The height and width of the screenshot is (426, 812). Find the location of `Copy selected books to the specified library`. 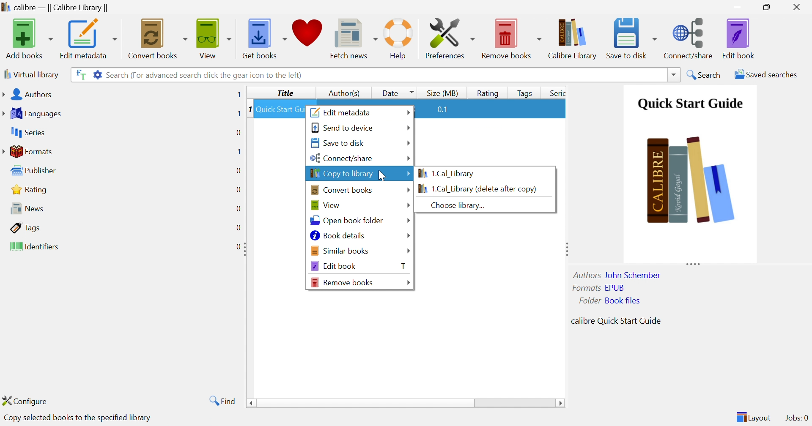

Copy selected books to the specified library is located at coordinates (80, 418).